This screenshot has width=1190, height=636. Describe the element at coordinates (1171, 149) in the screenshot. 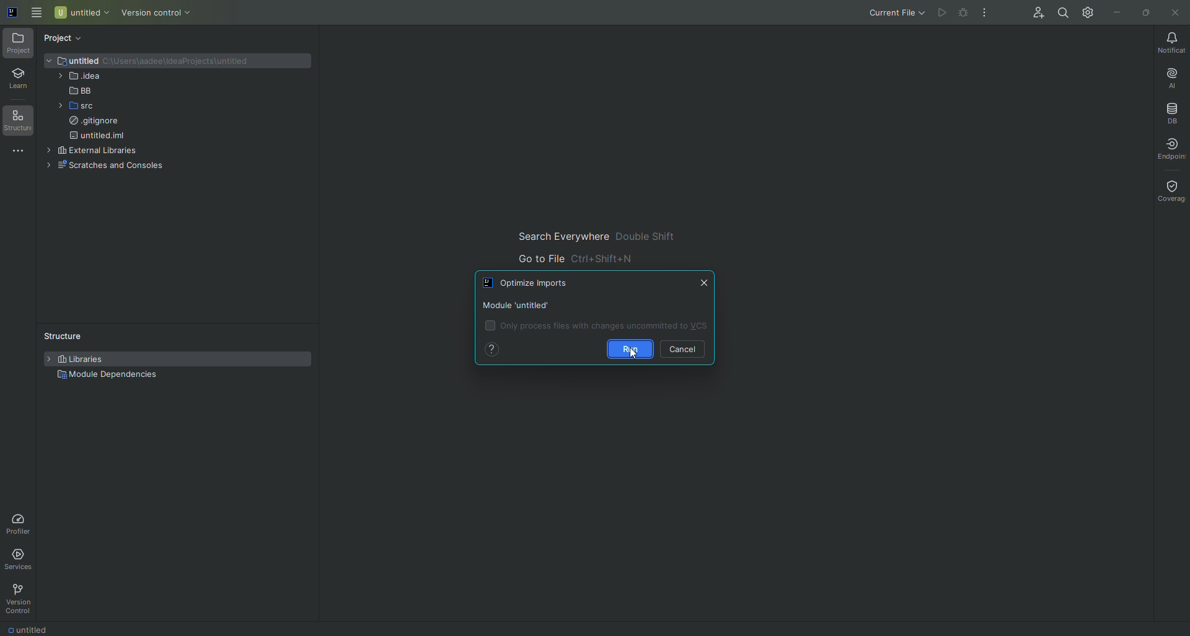

I see `Endpoint` at that location.